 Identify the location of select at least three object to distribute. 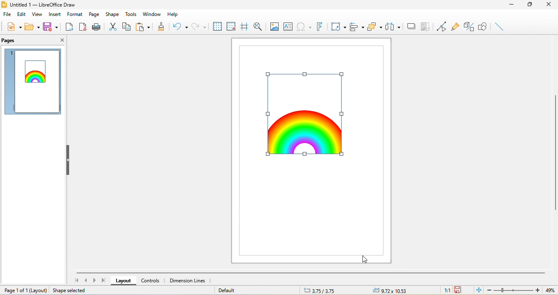
(394, 27).